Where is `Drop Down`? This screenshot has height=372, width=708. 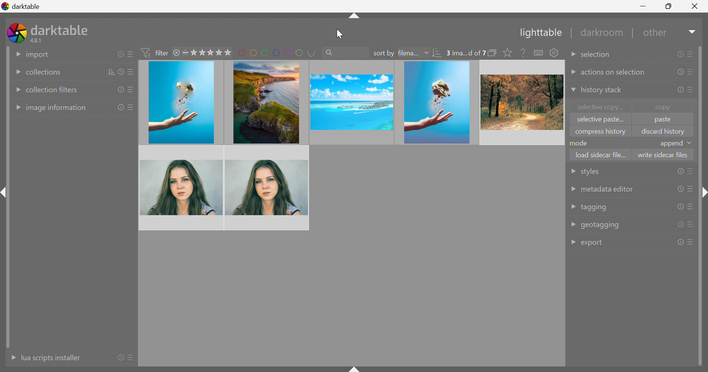 Drop Down is located at coordinates (573, 242).